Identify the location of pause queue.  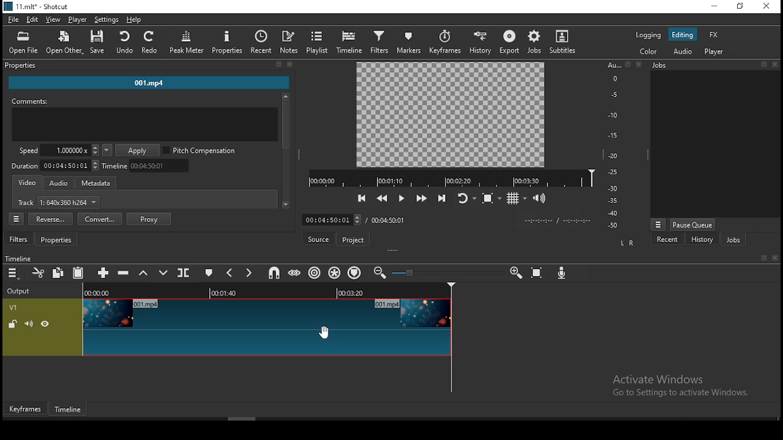
(692, 225).